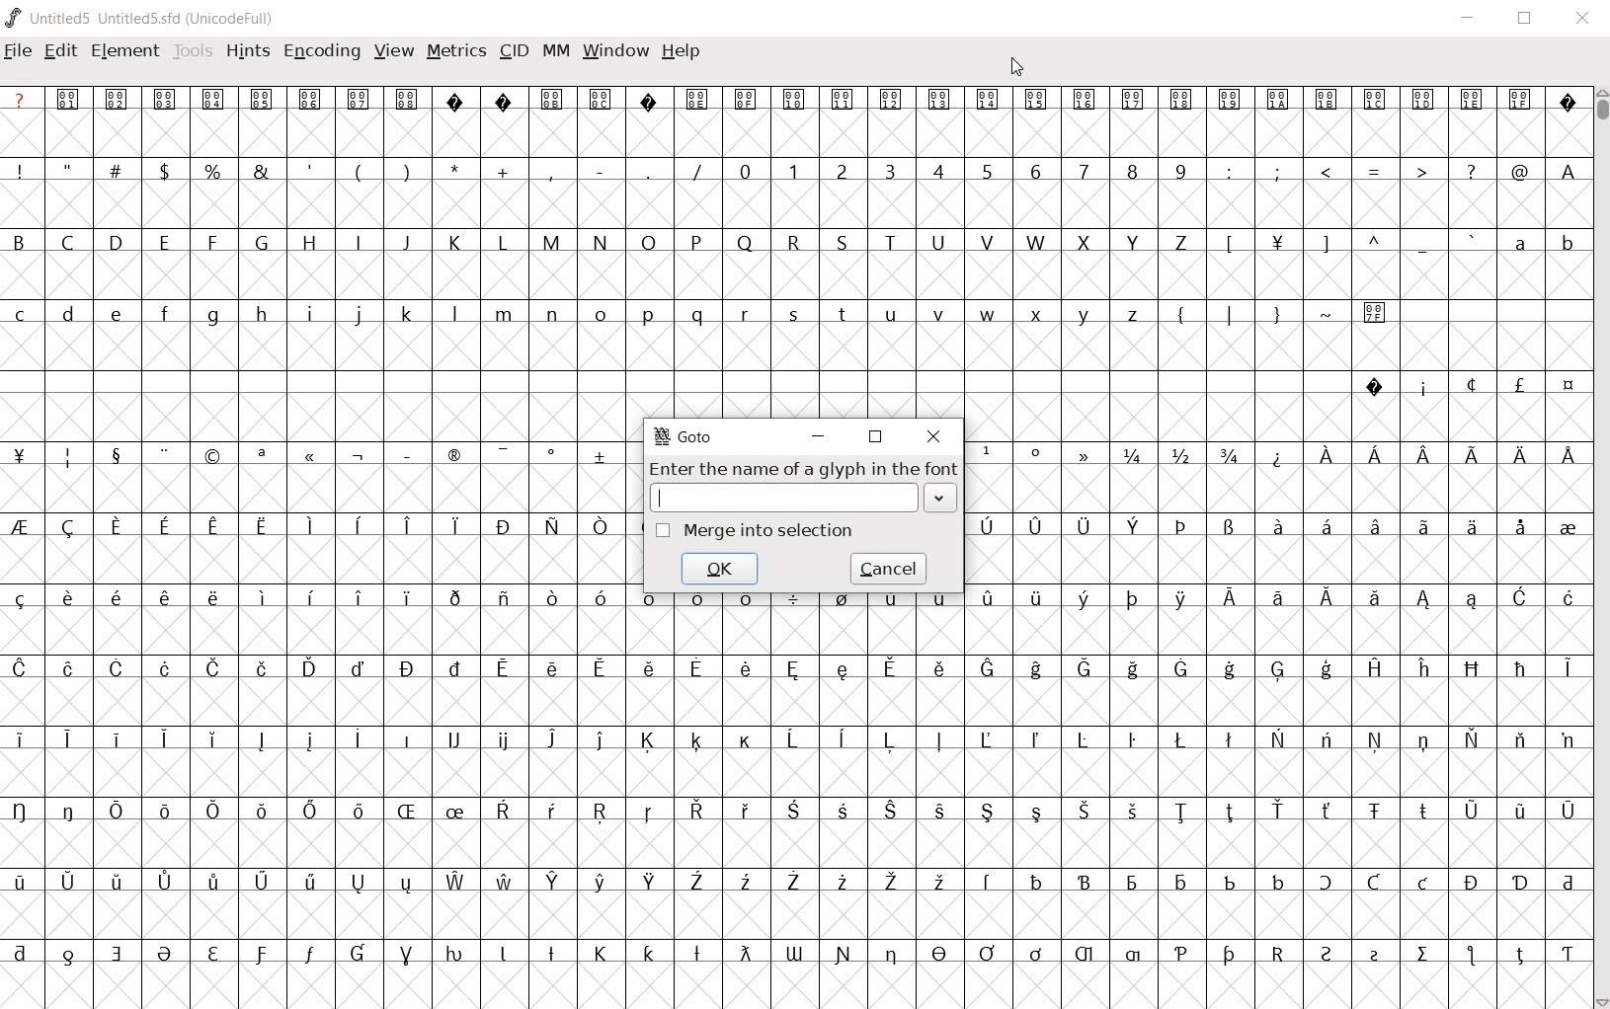 Image resolution: width=1610 pixels, height=1009 pixels. What do you see at coordinates (653, 603) in the screenshot?
I see `Symbol` at bounding box center [653, 603].